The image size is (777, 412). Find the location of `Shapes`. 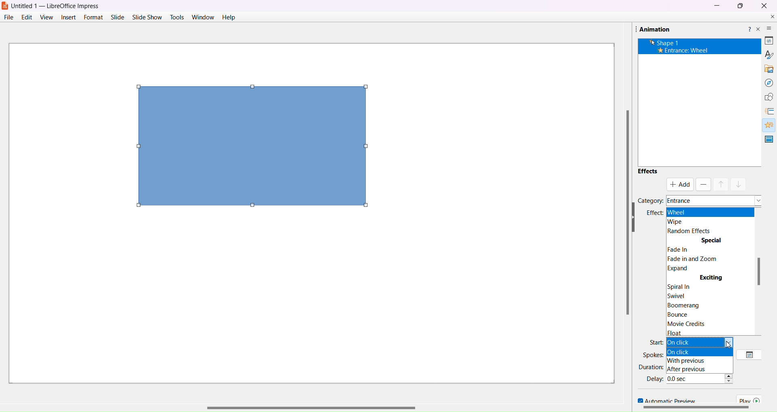

Shapes is located at coordinates (766, 97).